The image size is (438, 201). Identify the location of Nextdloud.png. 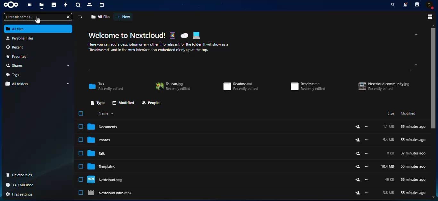
(219, 179).